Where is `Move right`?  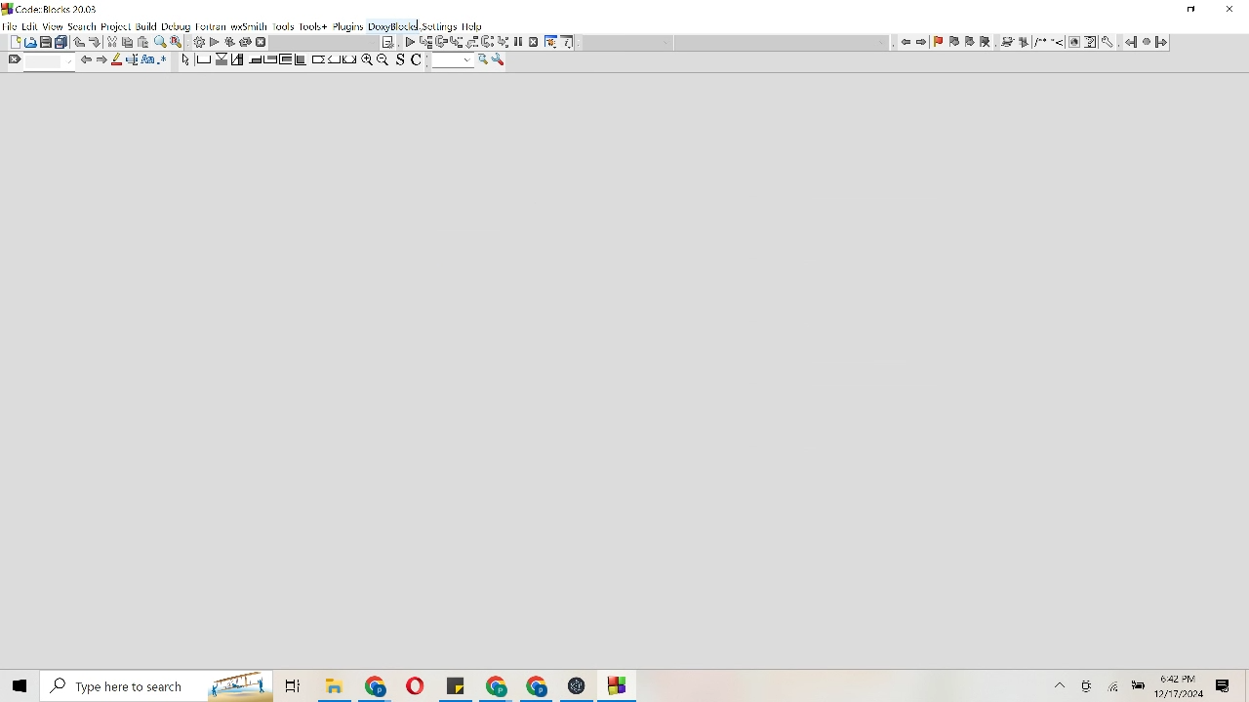
Move right is located at coordinates (102, 59).